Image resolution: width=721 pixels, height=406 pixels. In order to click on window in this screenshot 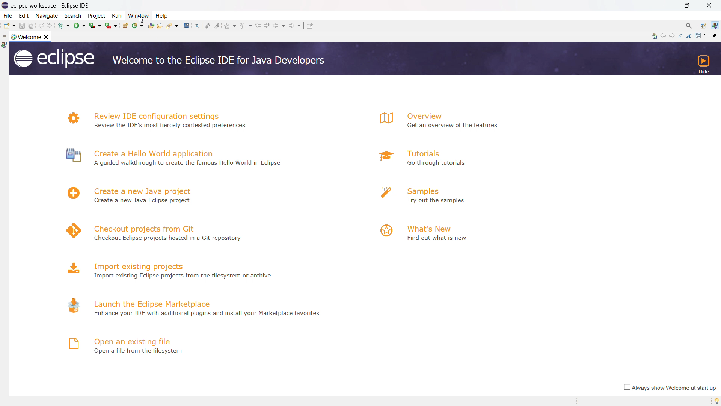, I will do `click(138, 16)`.